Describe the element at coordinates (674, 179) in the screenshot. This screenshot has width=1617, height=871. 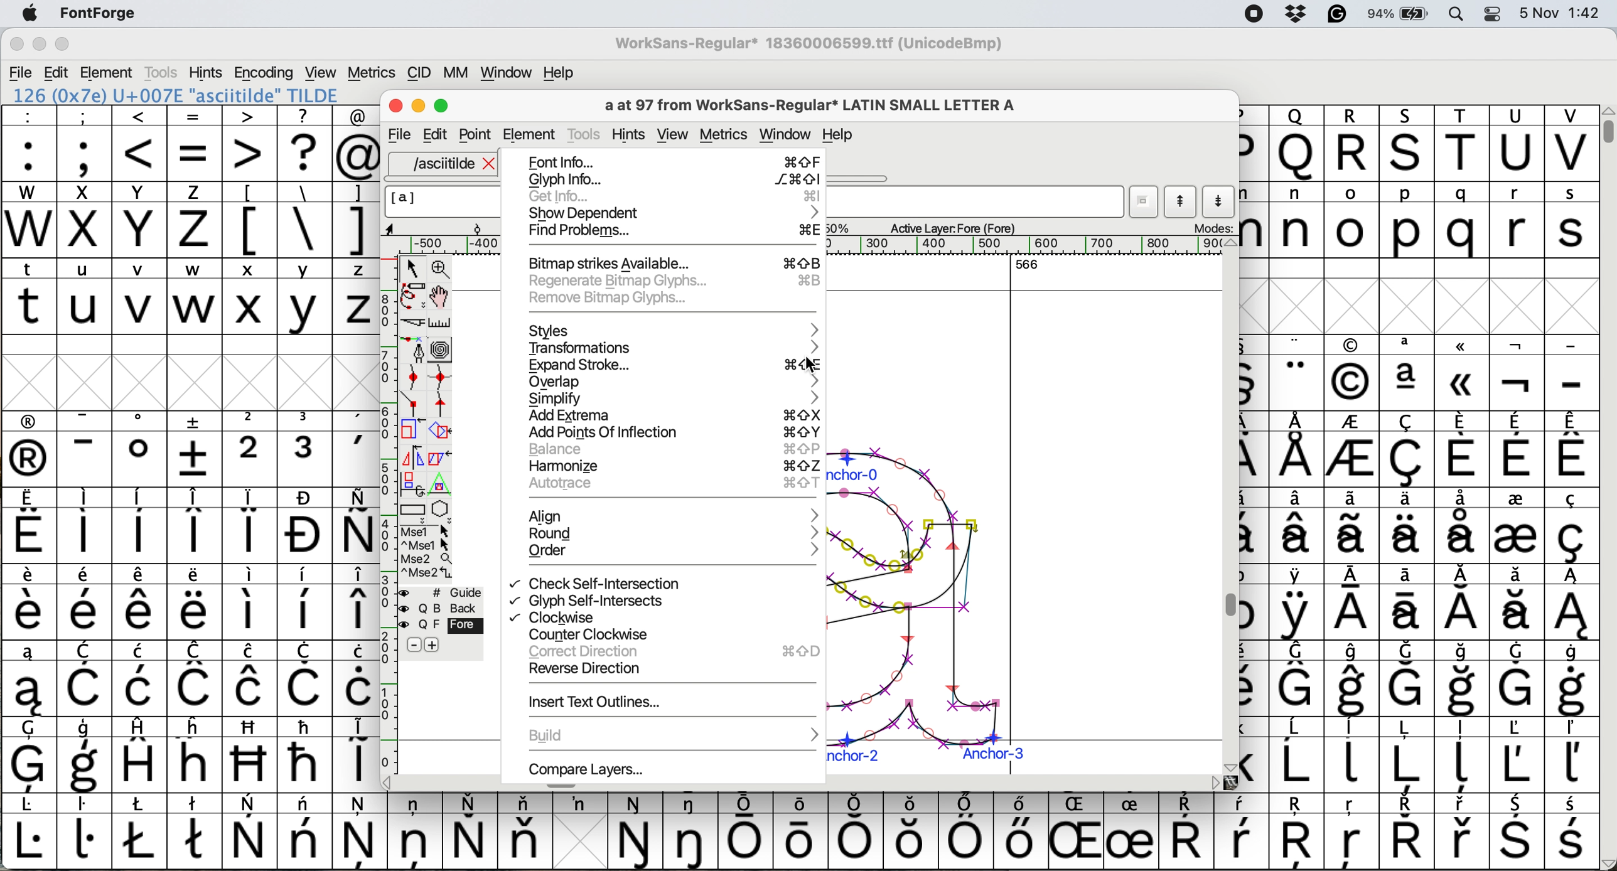
I see `glyph info` at that location.